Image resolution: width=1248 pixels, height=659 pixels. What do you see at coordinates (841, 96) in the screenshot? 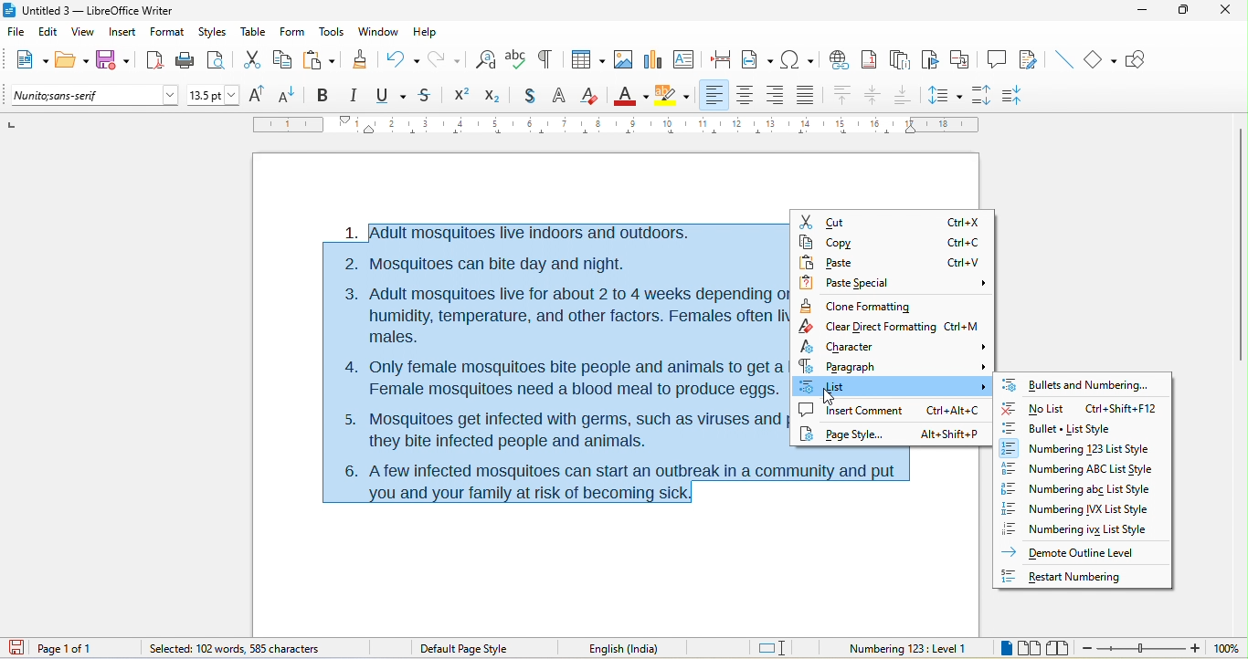
I see `align top` at bounding box center [841, 96].